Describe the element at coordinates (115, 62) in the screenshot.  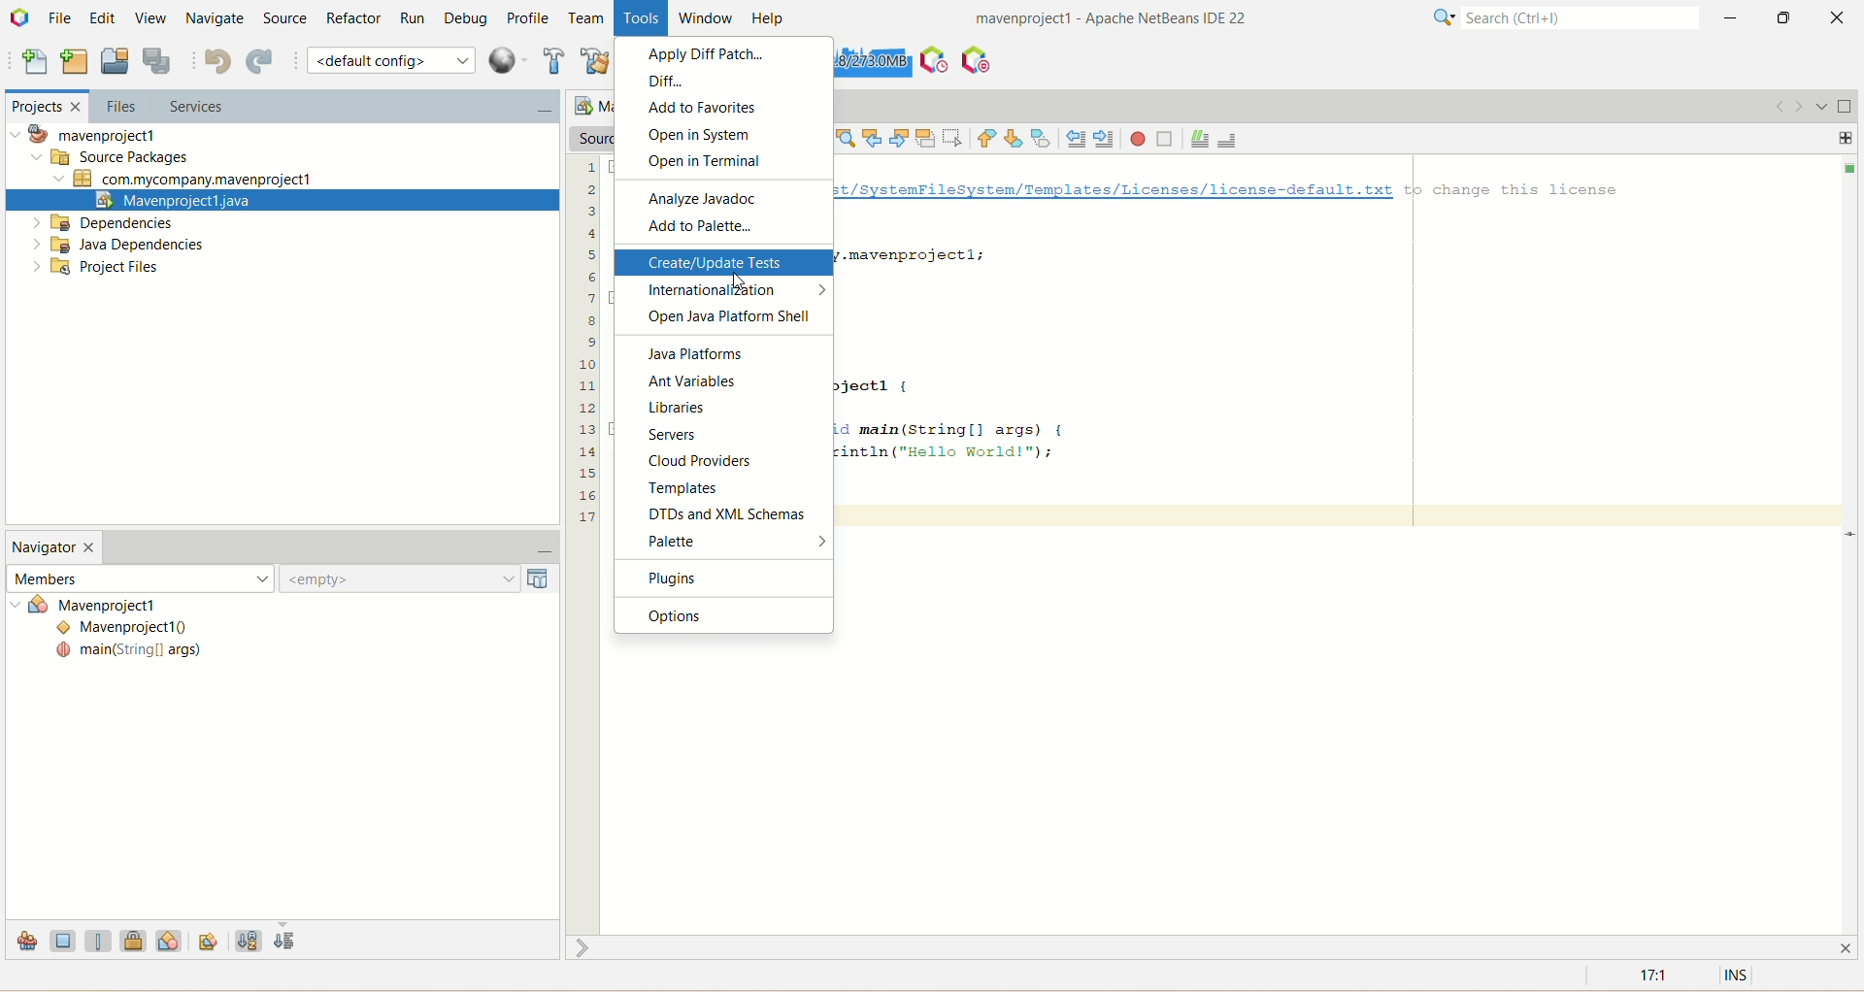
I see `open project` at that location.